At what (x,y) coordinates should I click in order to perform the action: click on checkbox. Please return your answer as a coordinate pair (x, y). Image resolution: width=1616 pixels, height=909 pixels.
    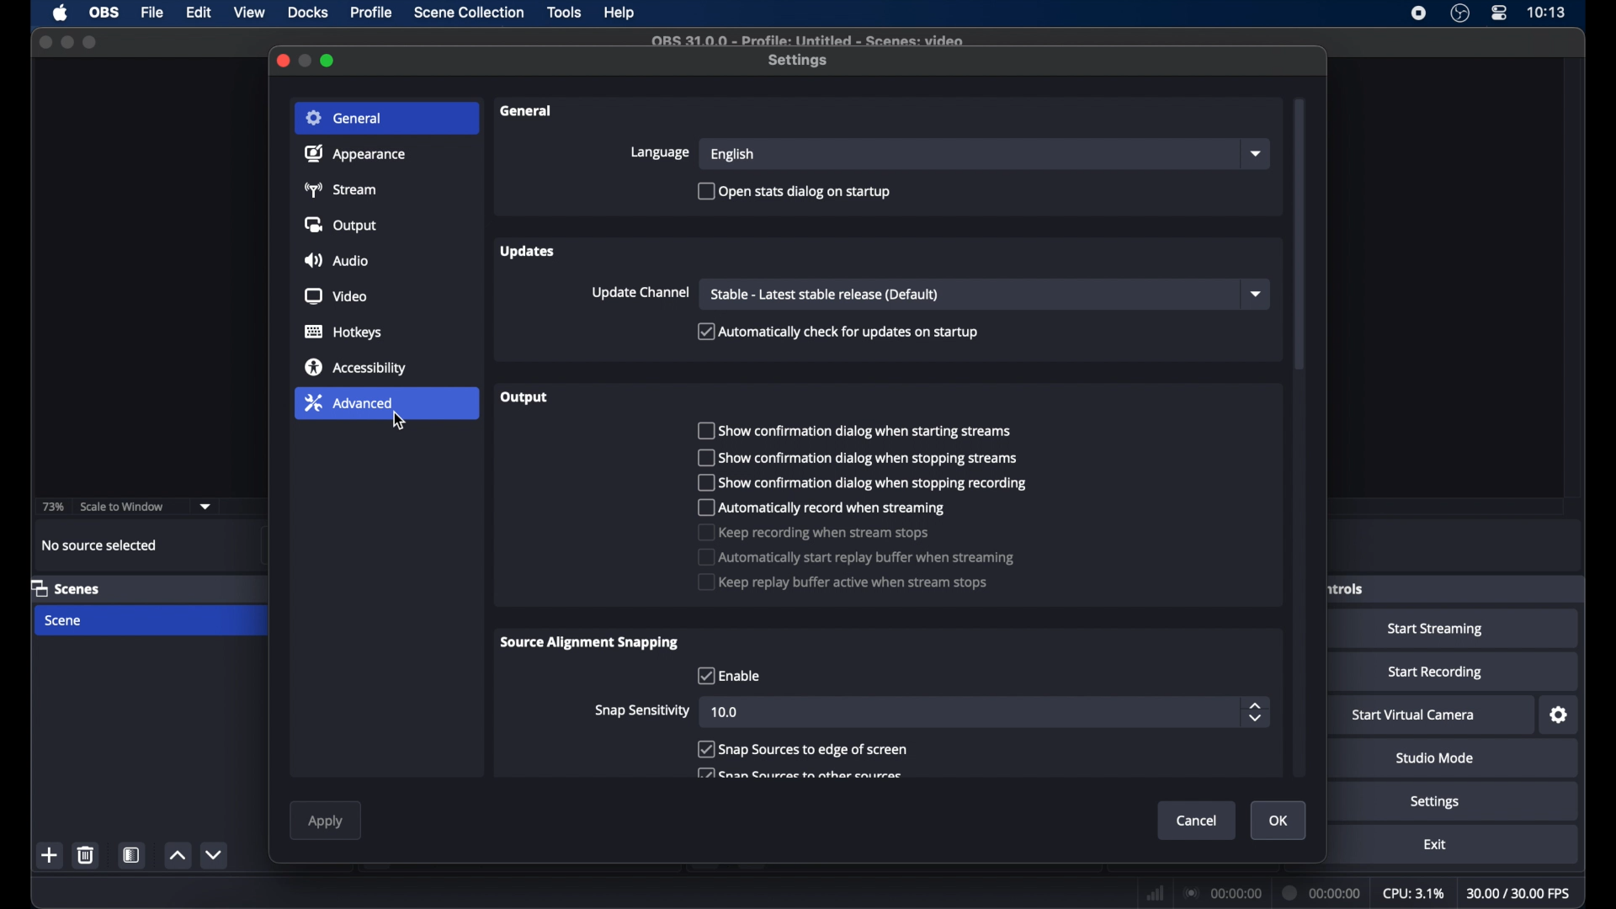
    Looking at the image, I should click on (855, 458).